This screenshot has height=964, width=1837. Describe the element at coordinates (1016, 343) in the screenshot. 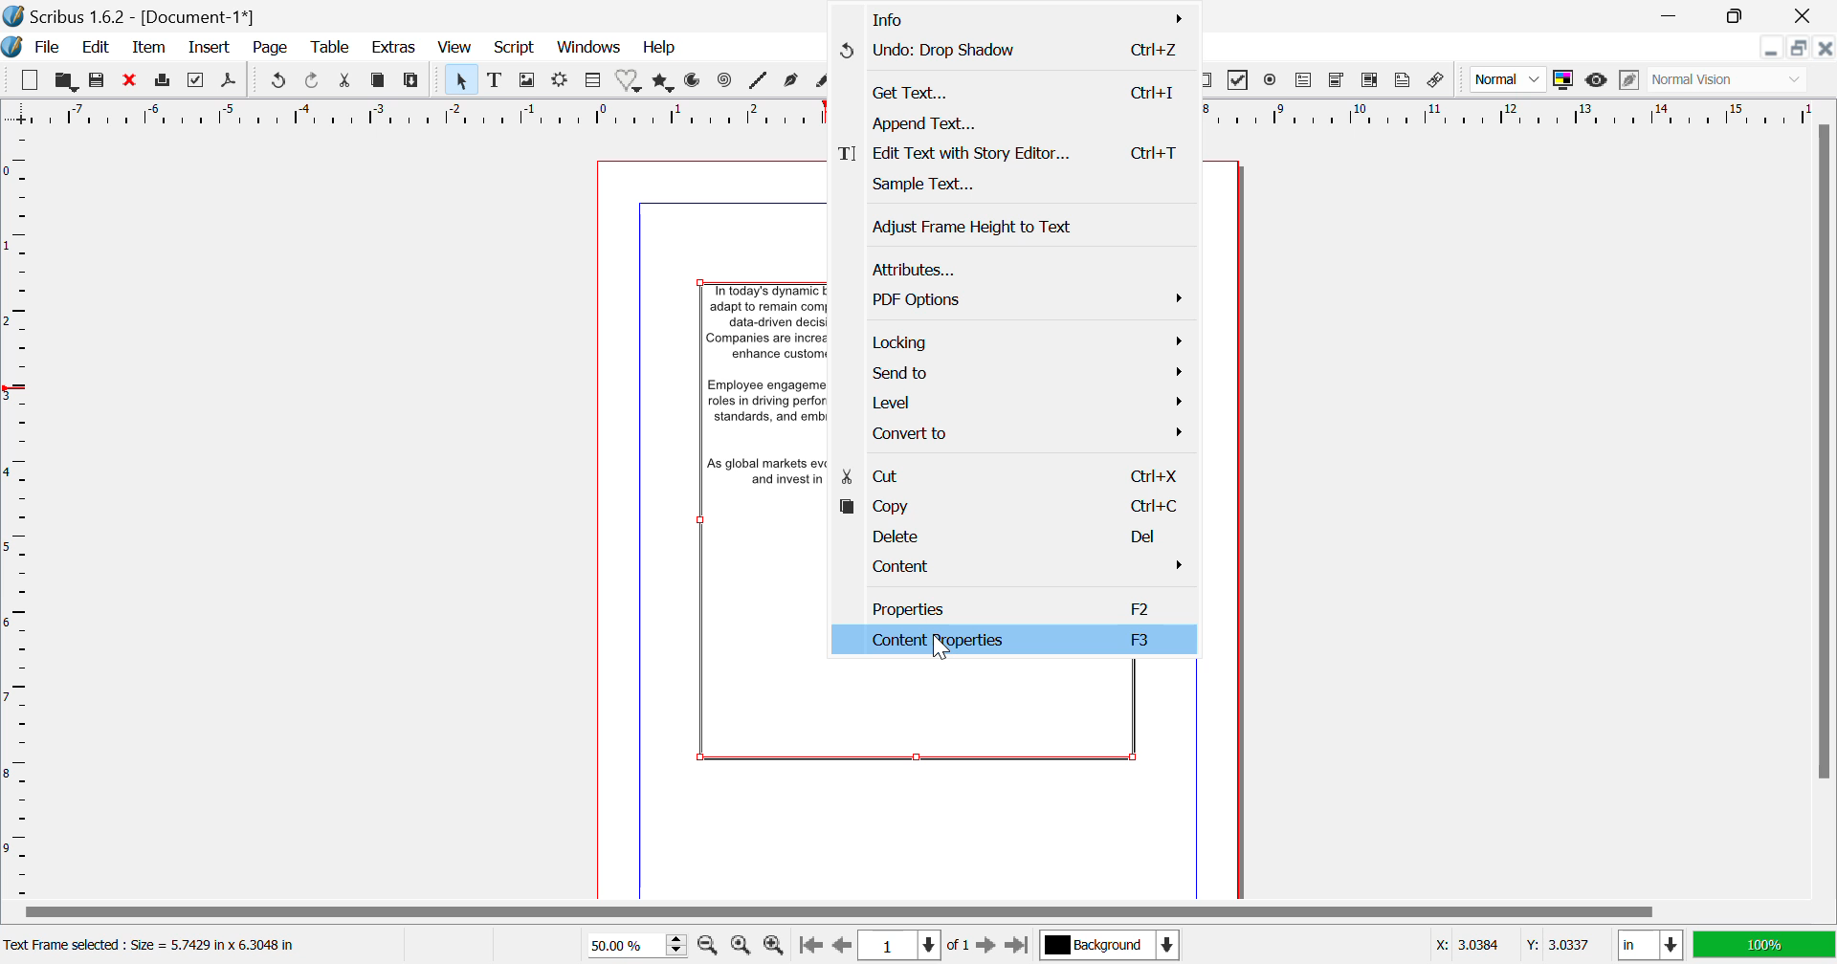

I see `Locking` at that location.